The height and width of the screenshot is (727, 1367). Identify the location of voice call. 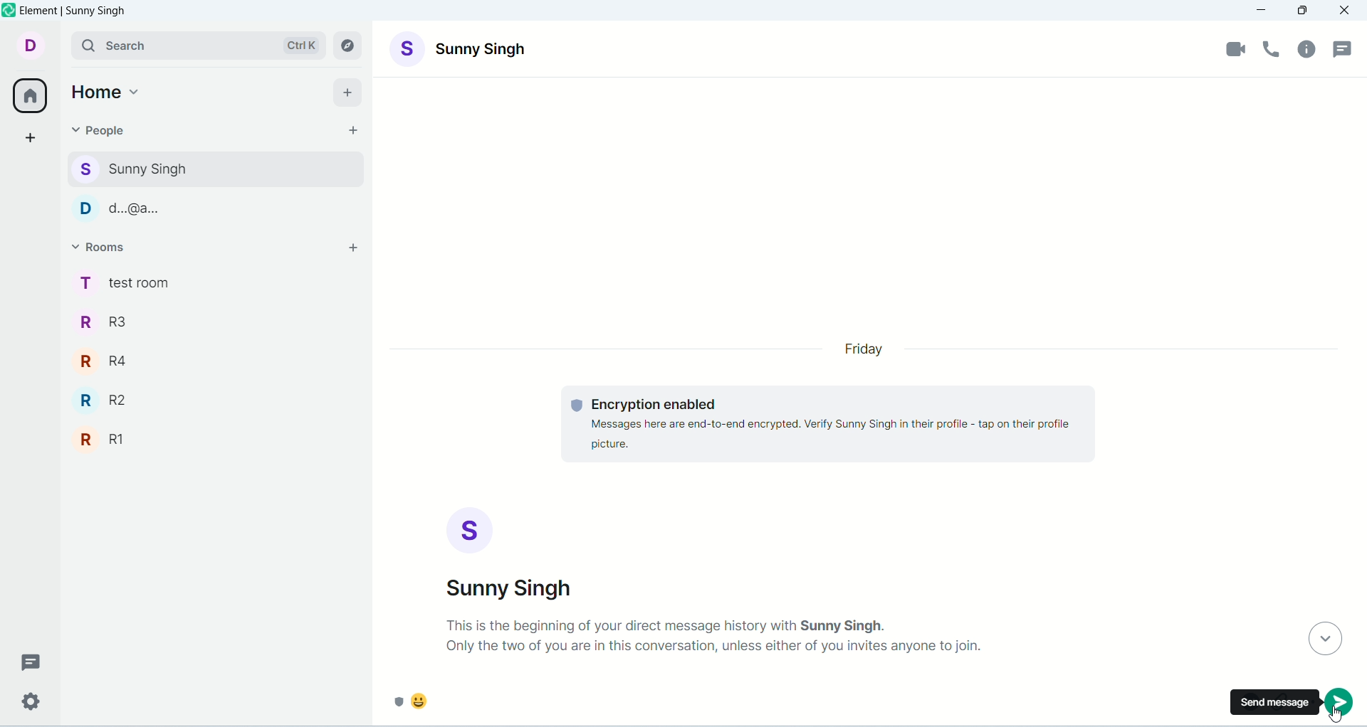
(1275, 51).